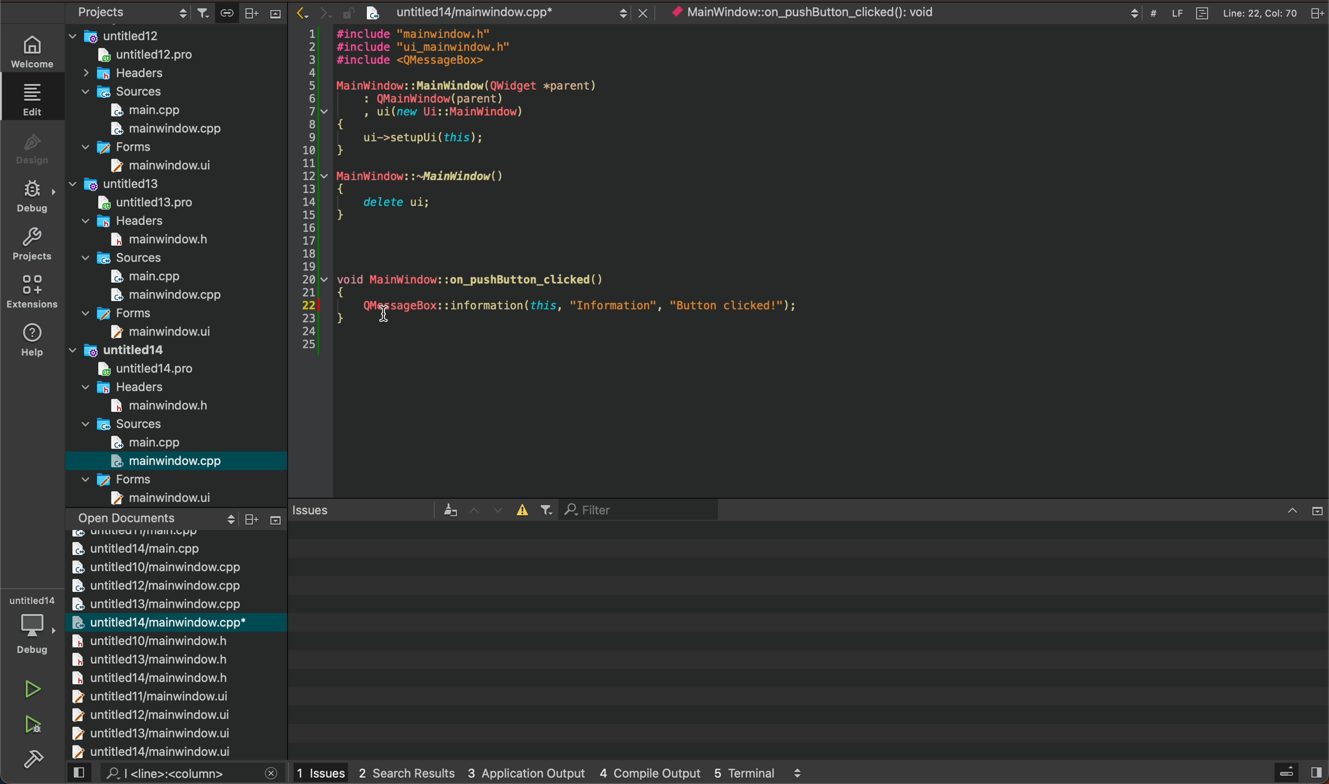  I want to click on filter, so click(637, 508).